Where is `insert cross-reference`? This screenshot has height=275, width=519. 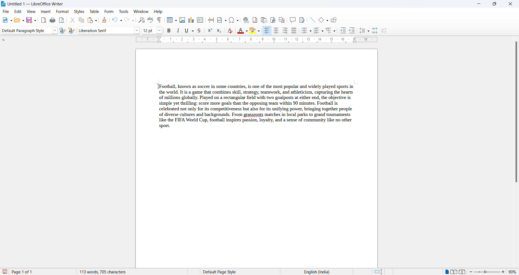
insert cross-reference is located at coordinates (283, 20).